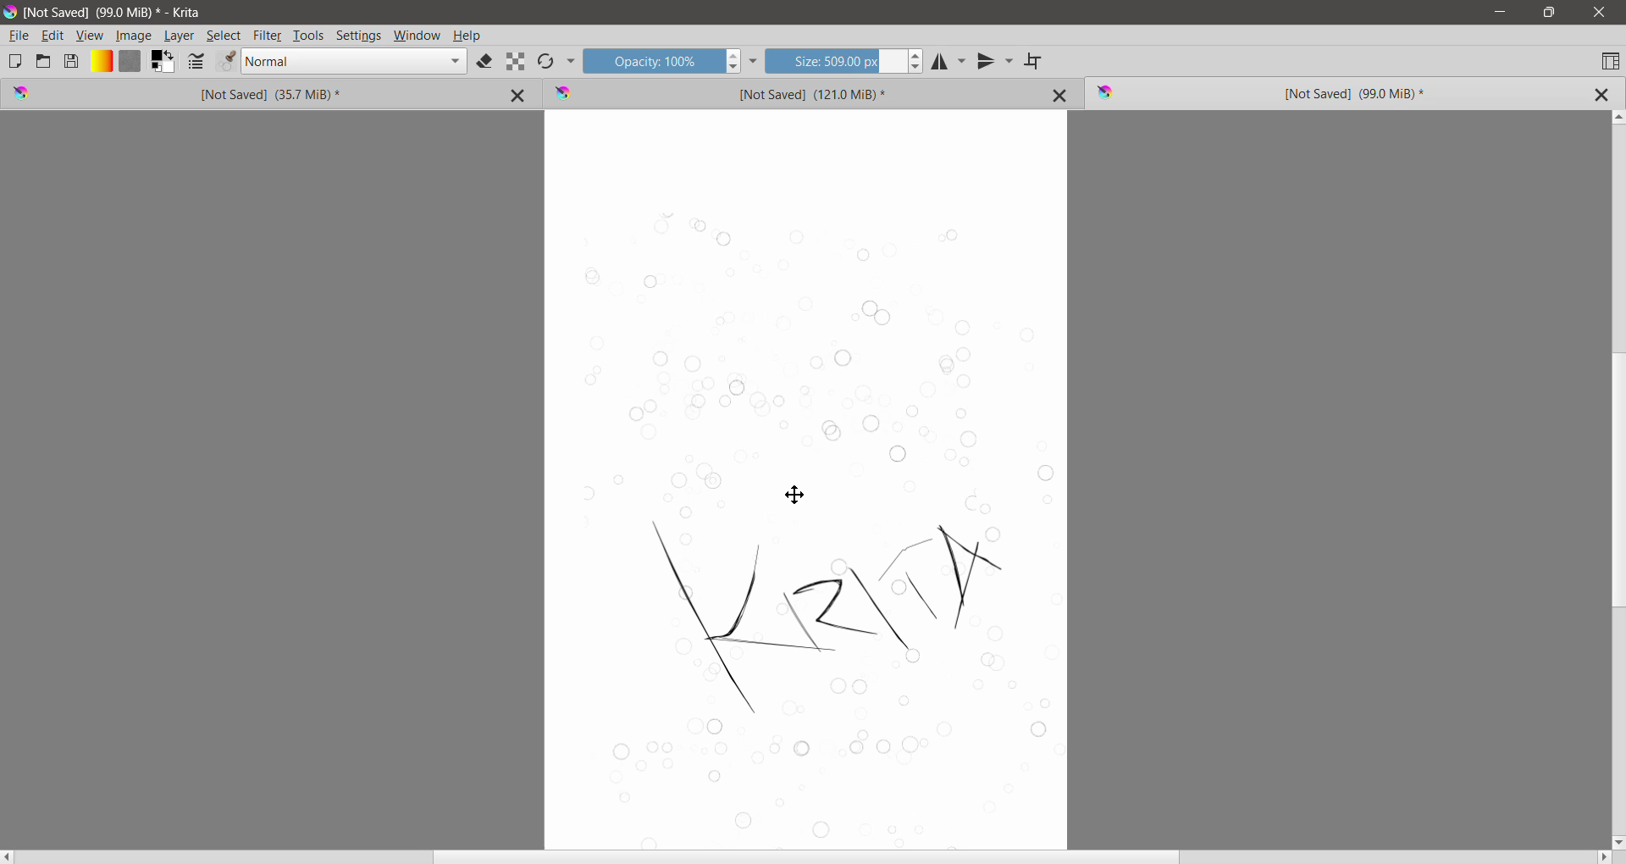 The height and width of the screenshot is (864, 1626). I want to click on Minimize, so click(1500, 12).